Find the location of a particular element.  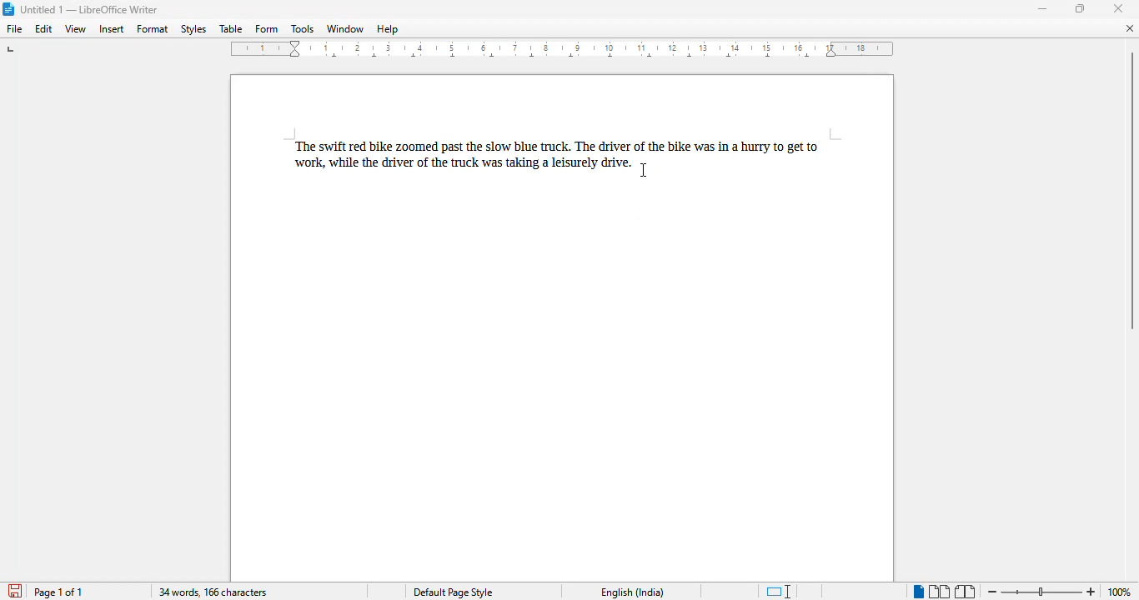

tools is located at coordinates (304, 29).